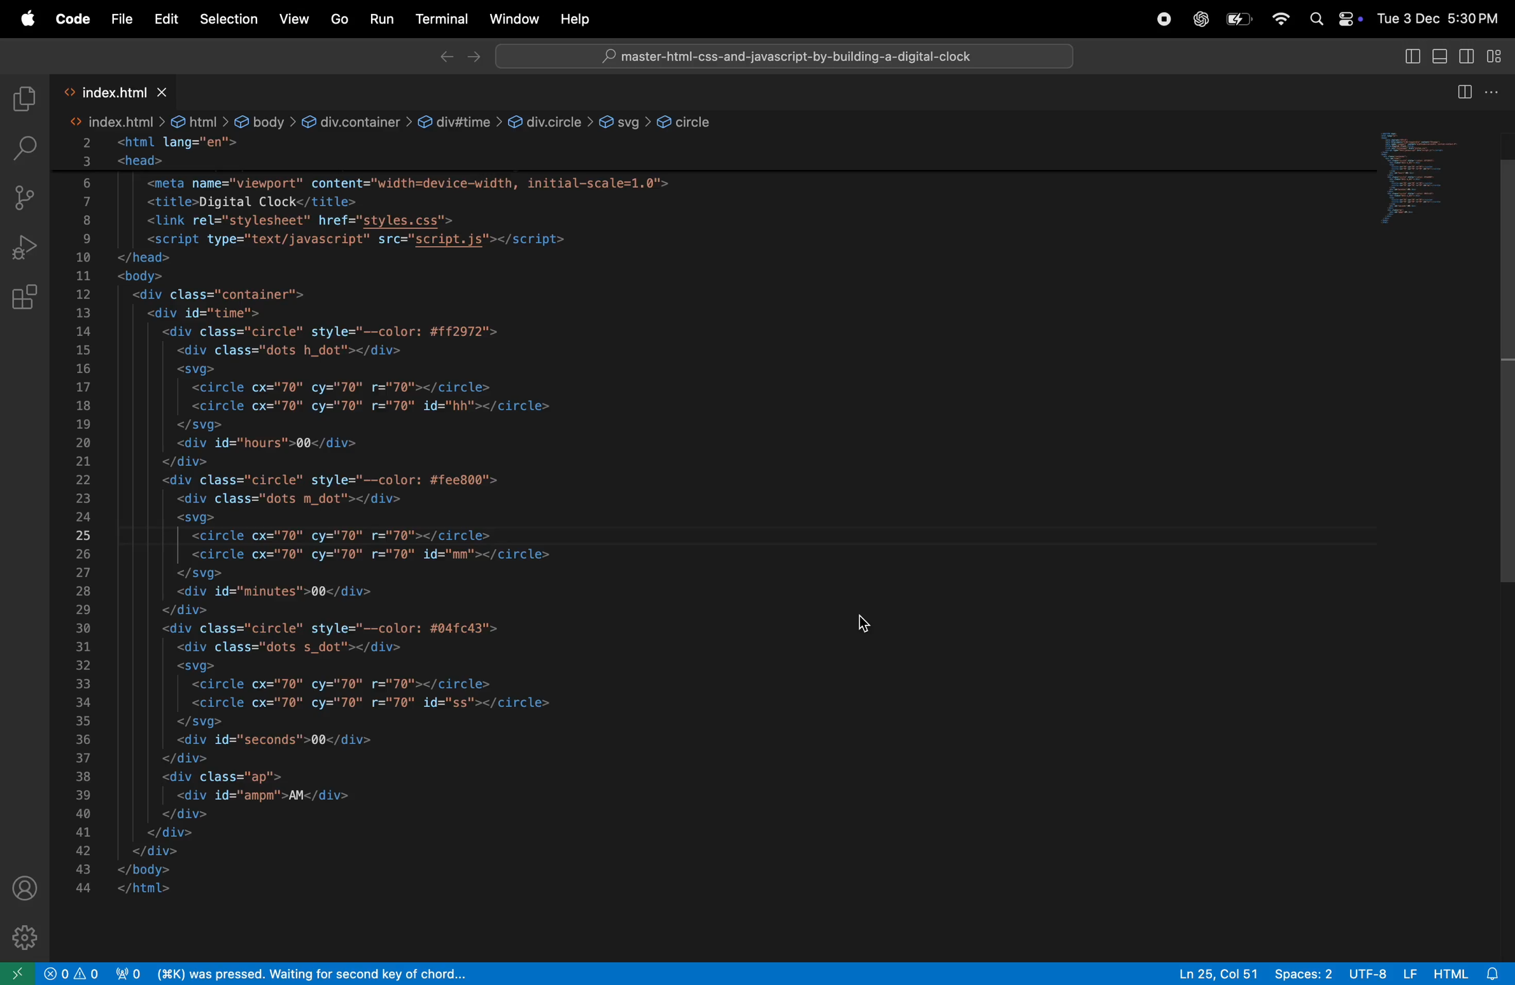  What do you see at coordinates (1304, 972) in the screenshot?
I see `space 2` at bounding box center [1304, 972].